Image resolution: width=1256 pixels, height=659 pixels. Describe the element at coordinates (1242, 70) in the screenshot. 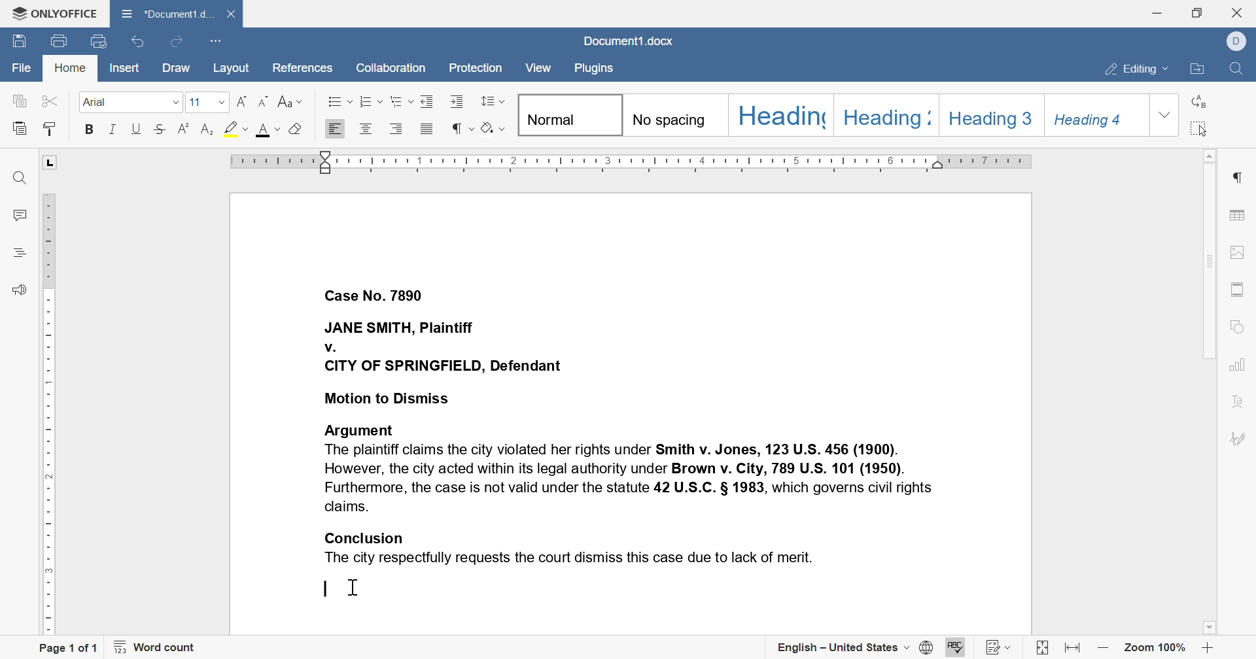

I see `find` at that location.